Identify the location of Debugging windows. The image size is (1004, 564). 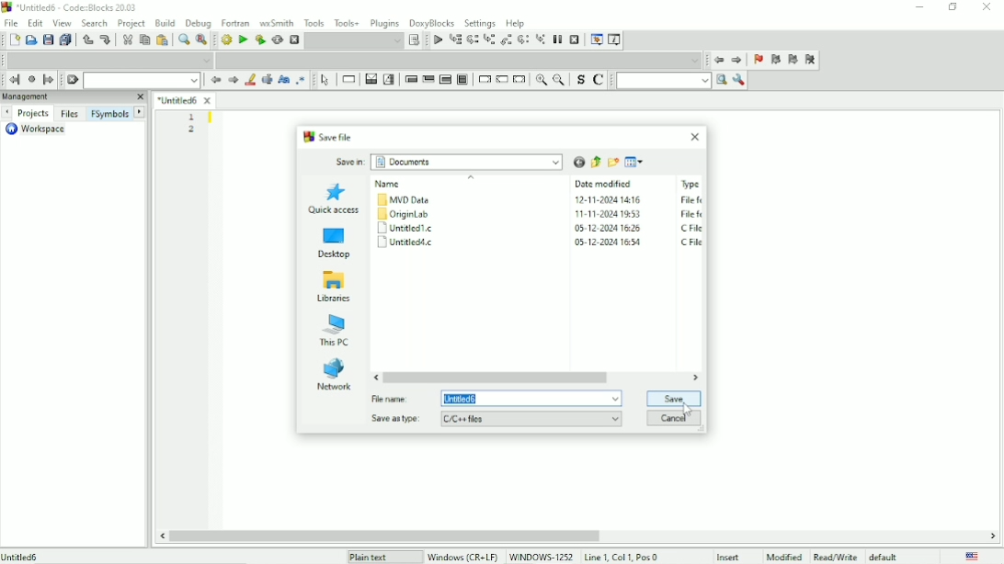
(597, 39).